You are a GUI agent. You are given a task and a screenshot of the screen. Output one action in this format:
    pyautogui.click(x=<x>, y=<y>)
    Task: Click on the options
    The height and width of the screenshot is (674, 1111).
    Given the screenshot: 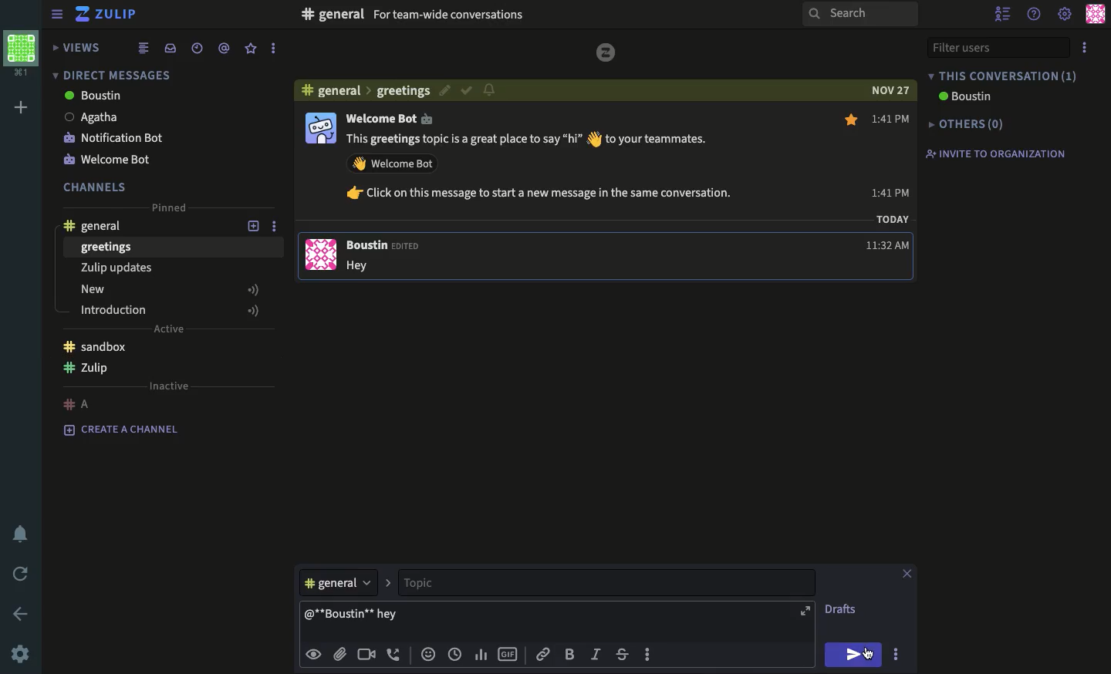 What is the action you would take?
    pyautogui.click(x=897, y=655)
    